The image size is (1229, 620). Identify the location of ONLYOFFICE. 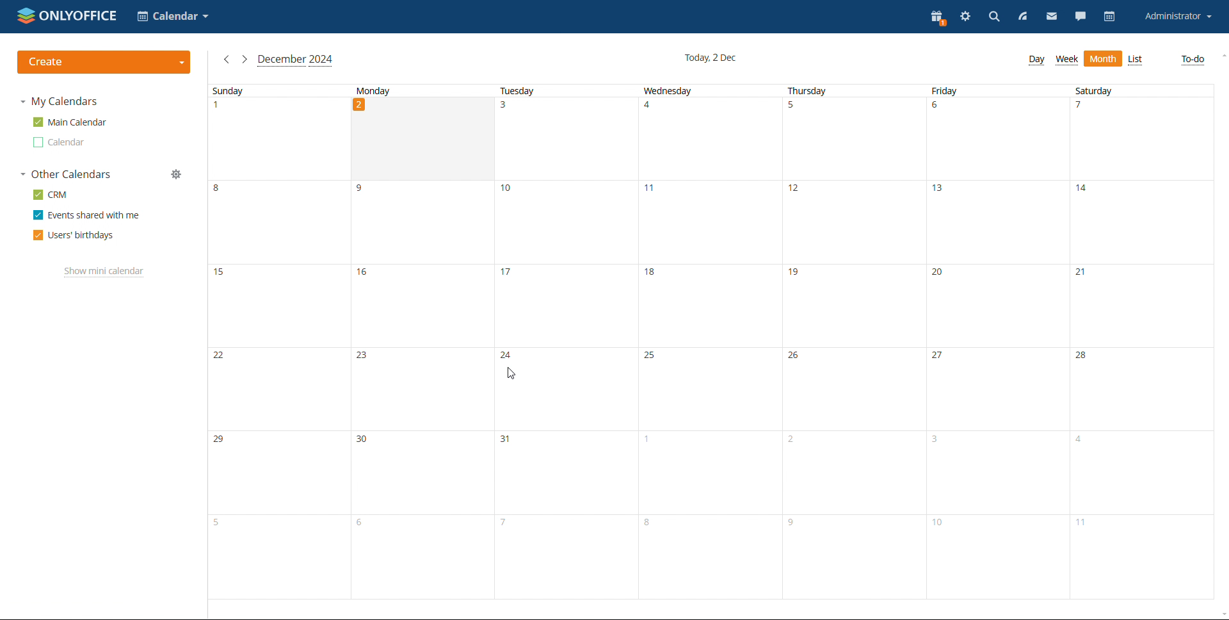
(67, 15).